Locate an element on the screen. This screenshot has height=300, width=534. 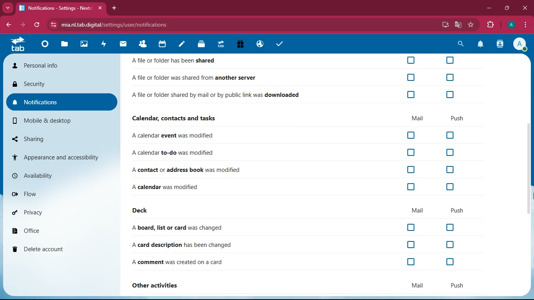
mail is located at coordinates (416, 287).